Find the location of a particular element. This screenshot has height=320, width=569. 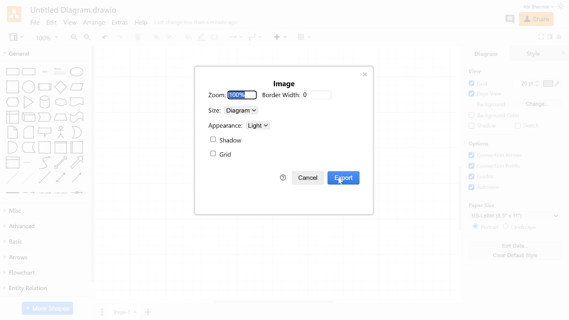

help is located at coordinates (284, 178).